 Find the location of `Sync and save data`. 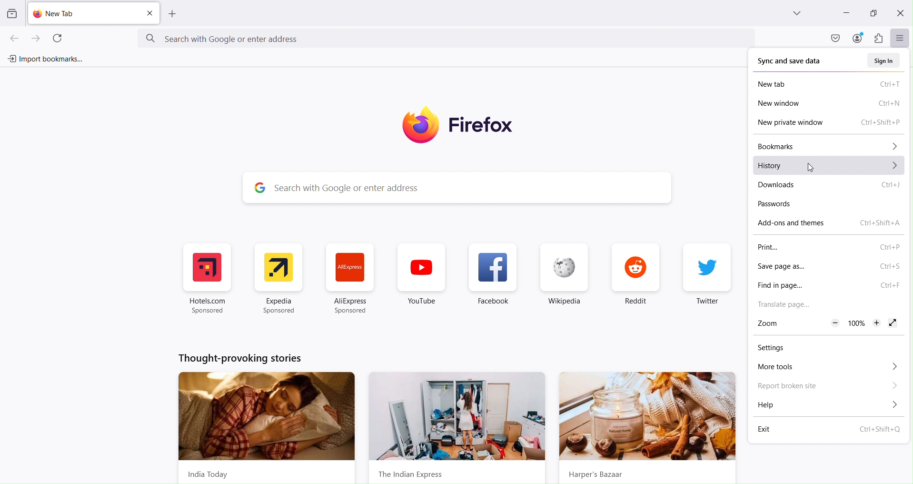

Sync and save data is located at coordinates (800, 61).